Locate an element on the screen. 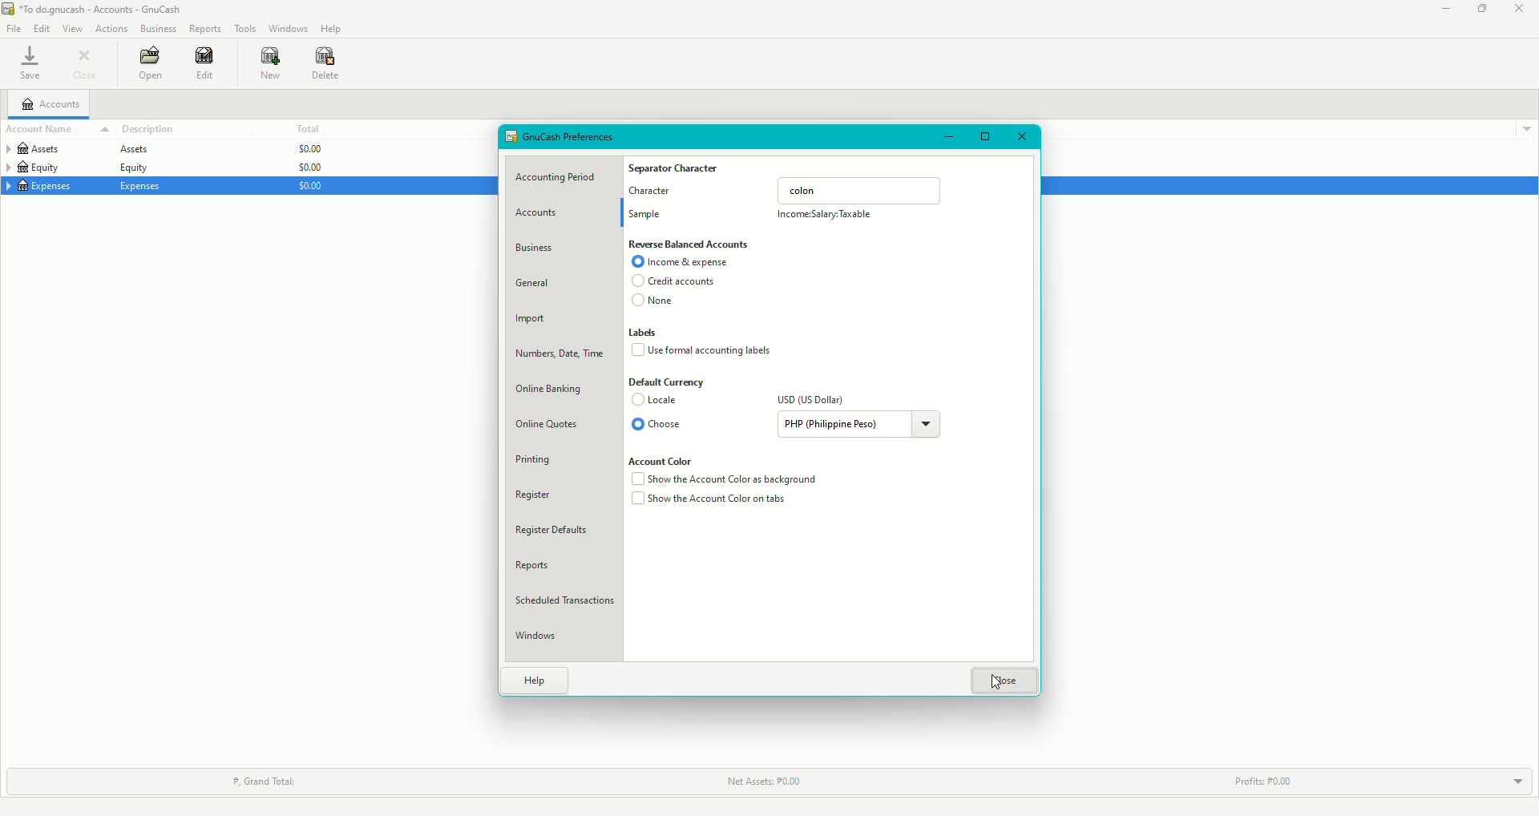 This screenshot has height=816, width=1539. Preferences is located at coordinates (563, 135).